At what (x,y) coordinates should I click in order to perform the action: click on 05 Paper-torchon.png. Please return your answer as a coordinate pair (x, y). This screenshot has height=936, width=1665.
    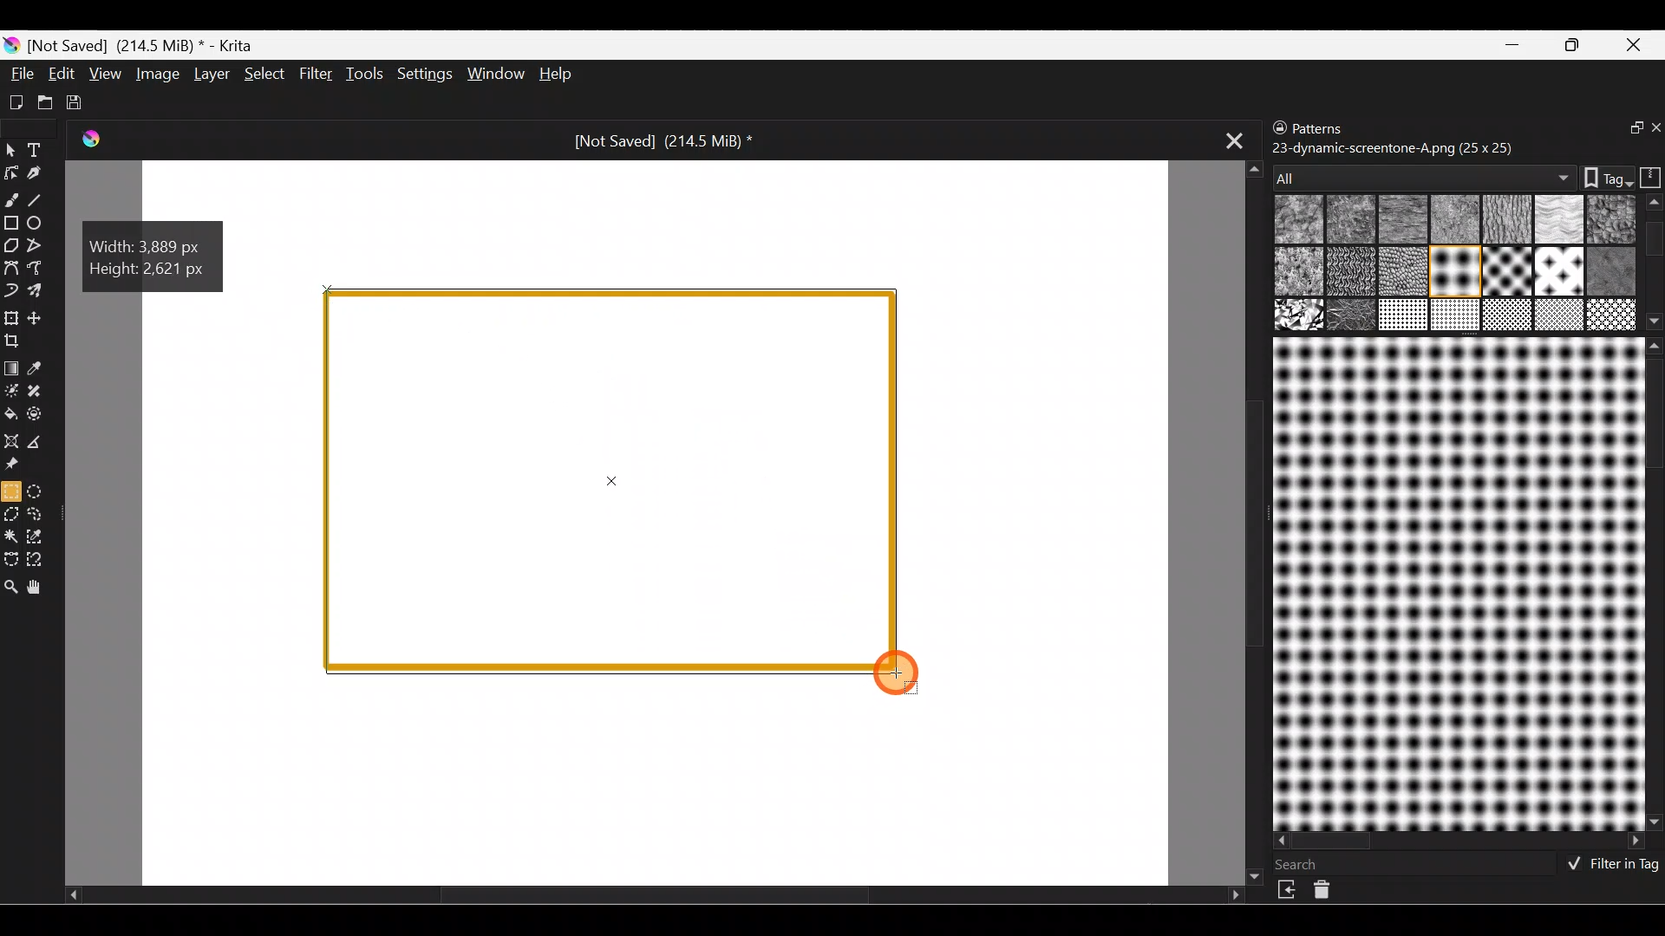
    Looking at the image, I should click on (1559, 221).